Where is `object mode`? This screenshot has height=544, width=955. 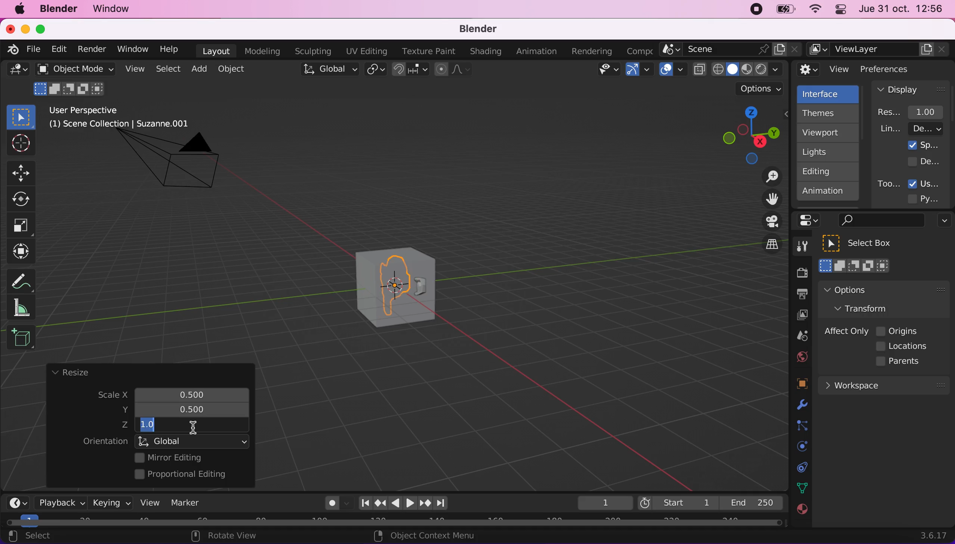
object mode is located at coordinates (73, 69).